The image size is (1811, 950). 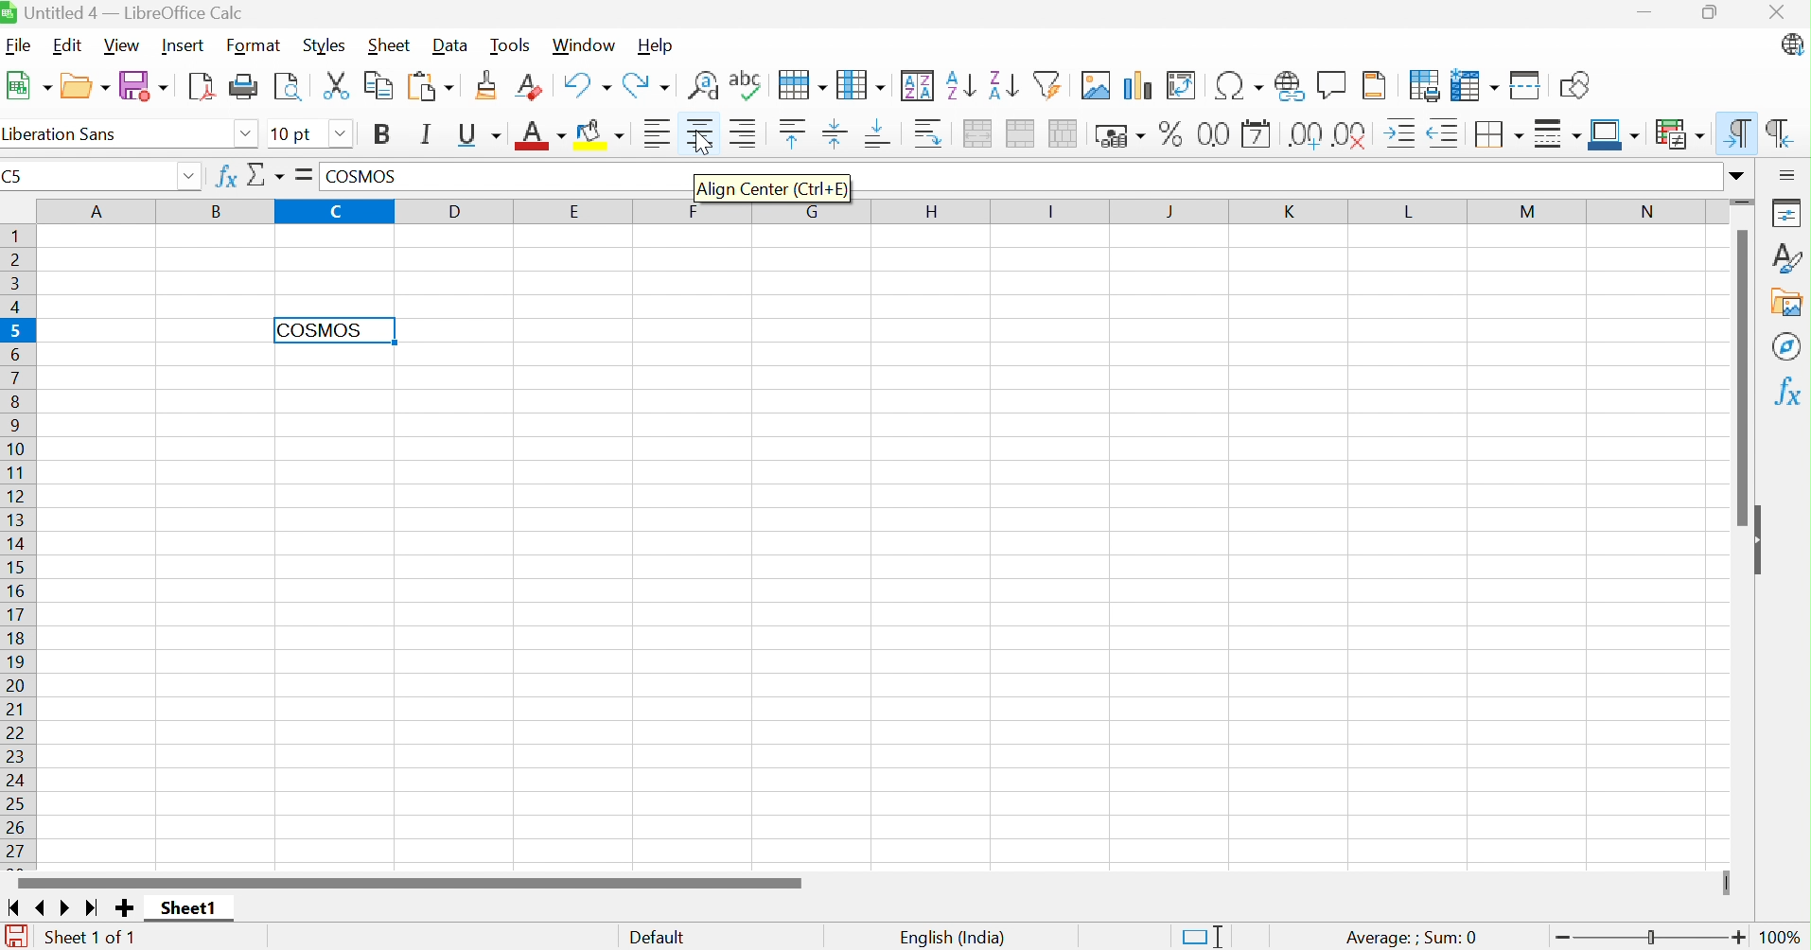 I want to click on Right-To-Left, so click(x=1781, y=131).